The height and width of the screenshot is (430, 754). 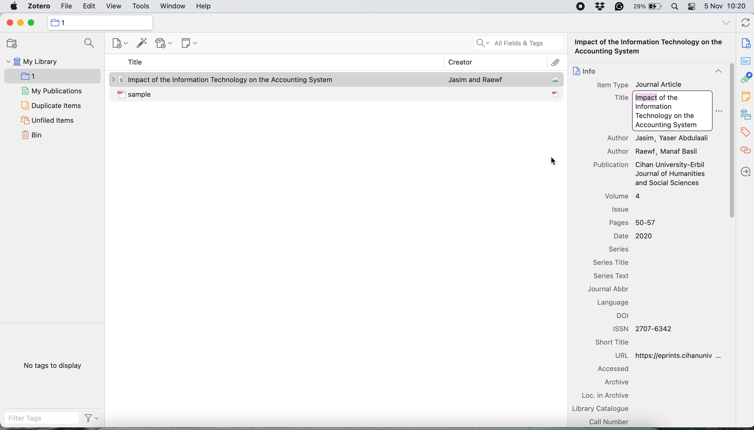 What do you see at coordinates (554, 161) in the screenshot?
I see `cursor` at bounding box center [554, 161].